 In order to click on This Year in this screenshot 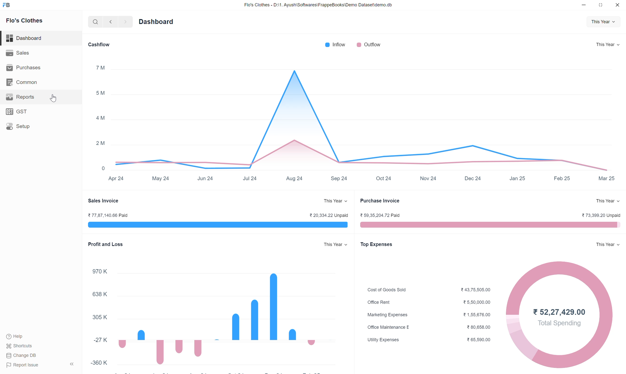, I will do `click(329, 243)`.